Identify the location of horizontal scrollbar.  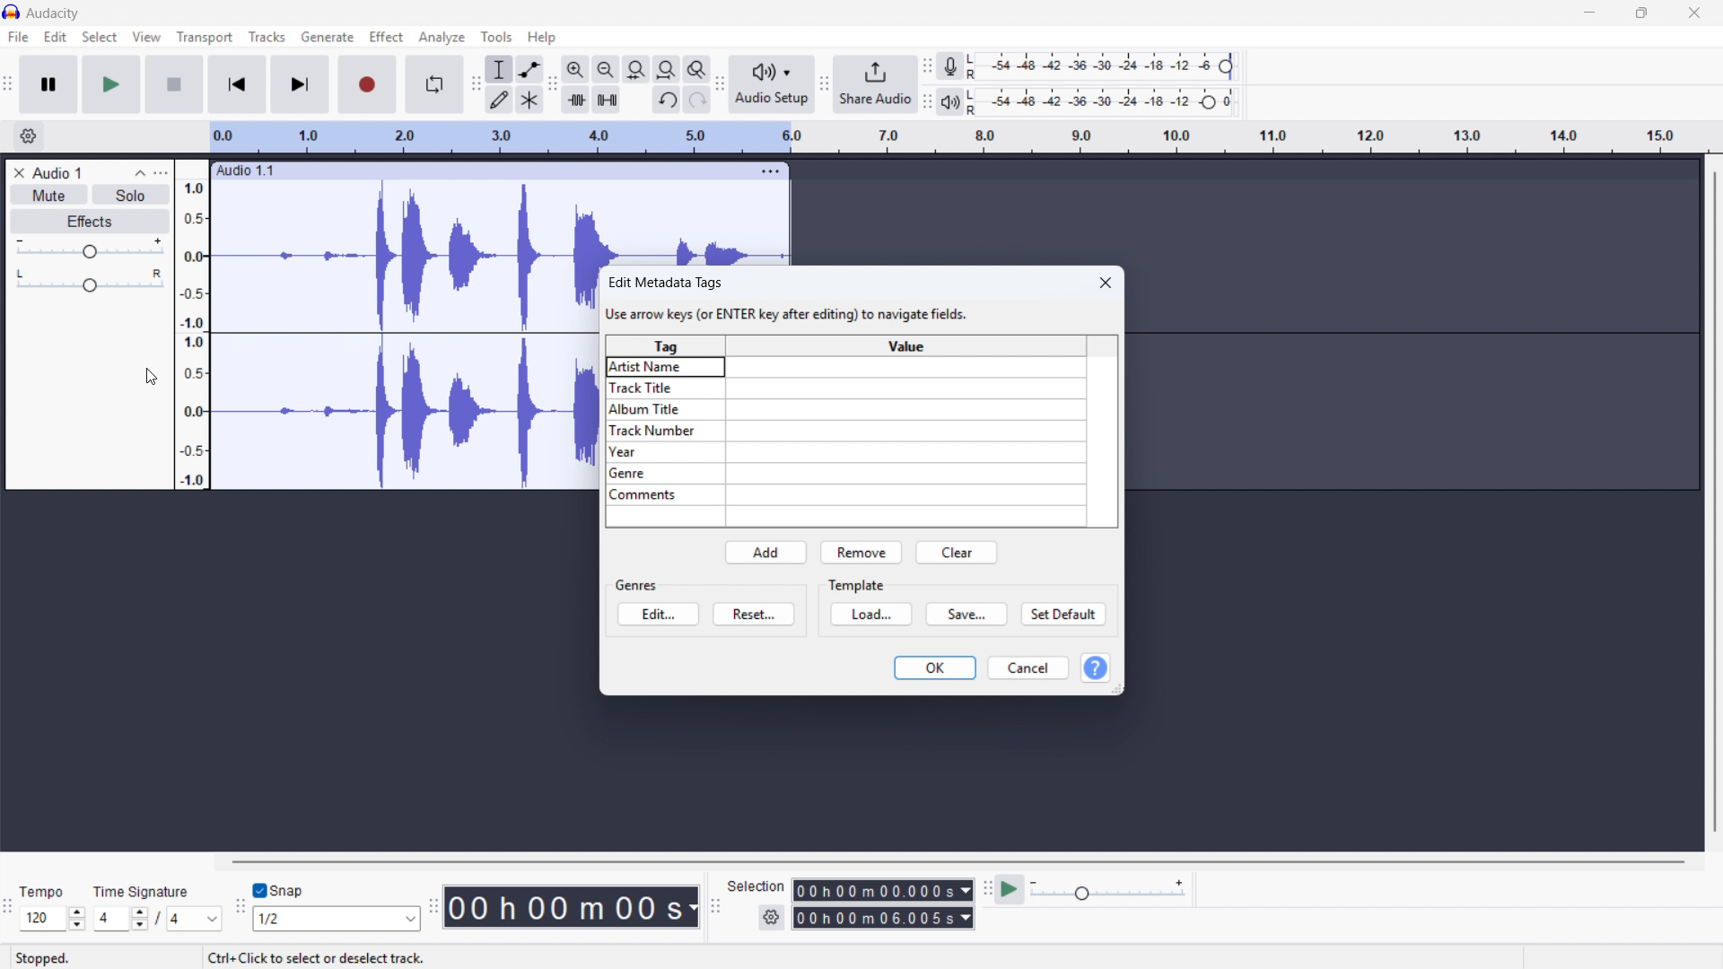
(961, 861).